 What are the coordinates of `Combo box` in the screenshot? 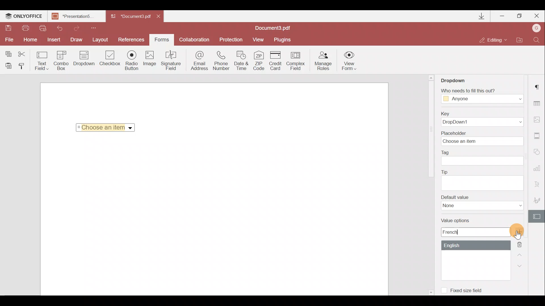 It's located at (61, 59).